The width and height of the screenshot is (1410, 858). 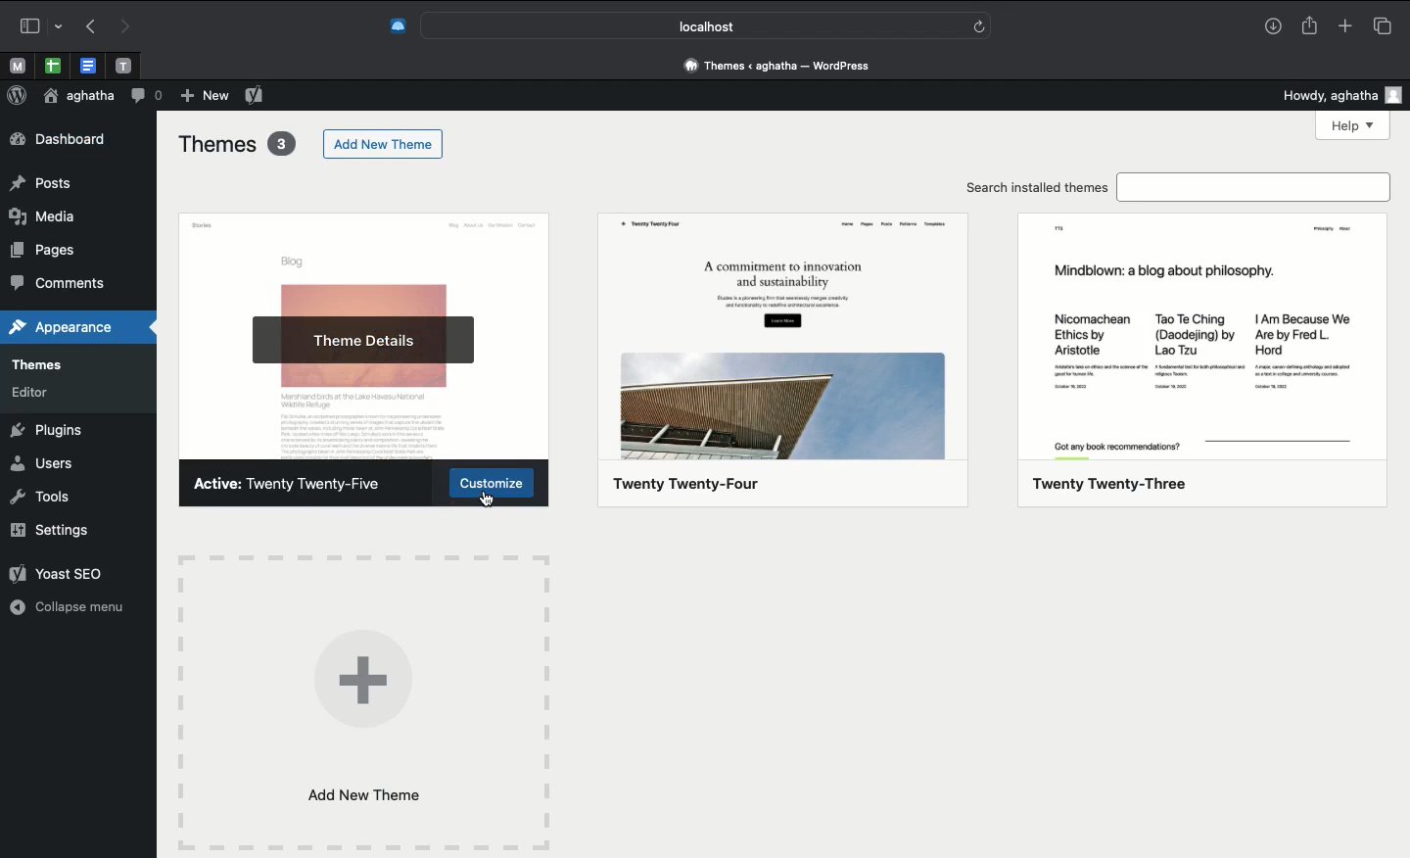 I want to click on Extensions, so click(x=396, y=27).